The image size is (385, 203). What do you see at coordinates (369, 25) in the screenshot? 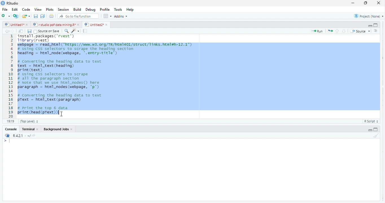
I see `hide r script` at bounding box center [369, 25].